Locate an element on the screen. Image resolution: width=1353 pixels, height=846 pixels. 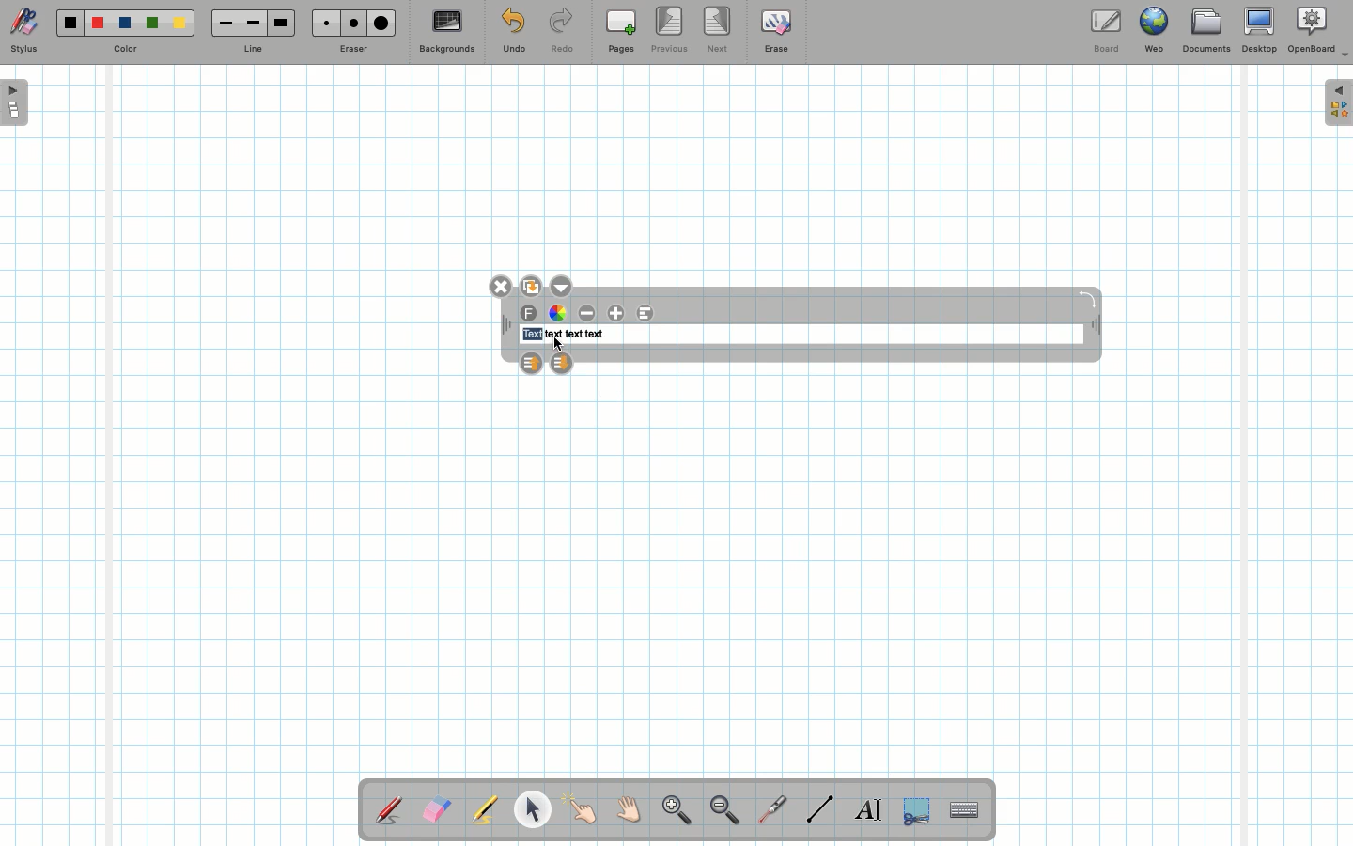
Move is located at coordinates (1094, 327).